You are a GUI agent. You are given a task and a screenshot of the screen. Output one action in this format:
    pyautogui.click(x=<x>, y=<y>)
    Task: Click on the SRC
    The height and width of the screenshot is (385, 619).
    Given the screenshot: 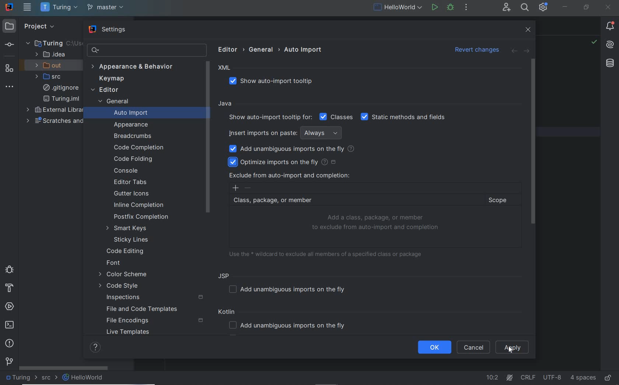 What is the action you would take?
    pyautogui.click(x=50, y=378)
    